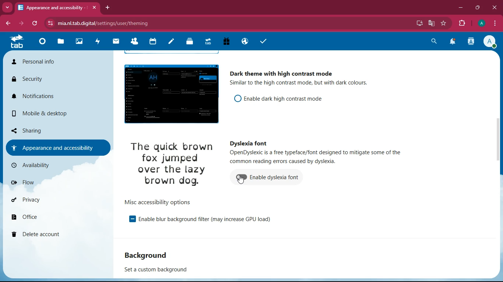  What do you see at coordinates (22, 23) in the screenshot?
I see `forward` at bounding box center [22, 23].